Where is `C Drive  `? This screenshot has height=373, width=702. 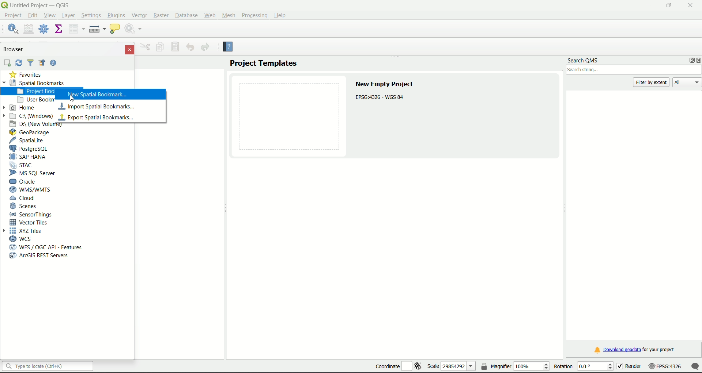 C Drive   is located at coordinates (33, 116).